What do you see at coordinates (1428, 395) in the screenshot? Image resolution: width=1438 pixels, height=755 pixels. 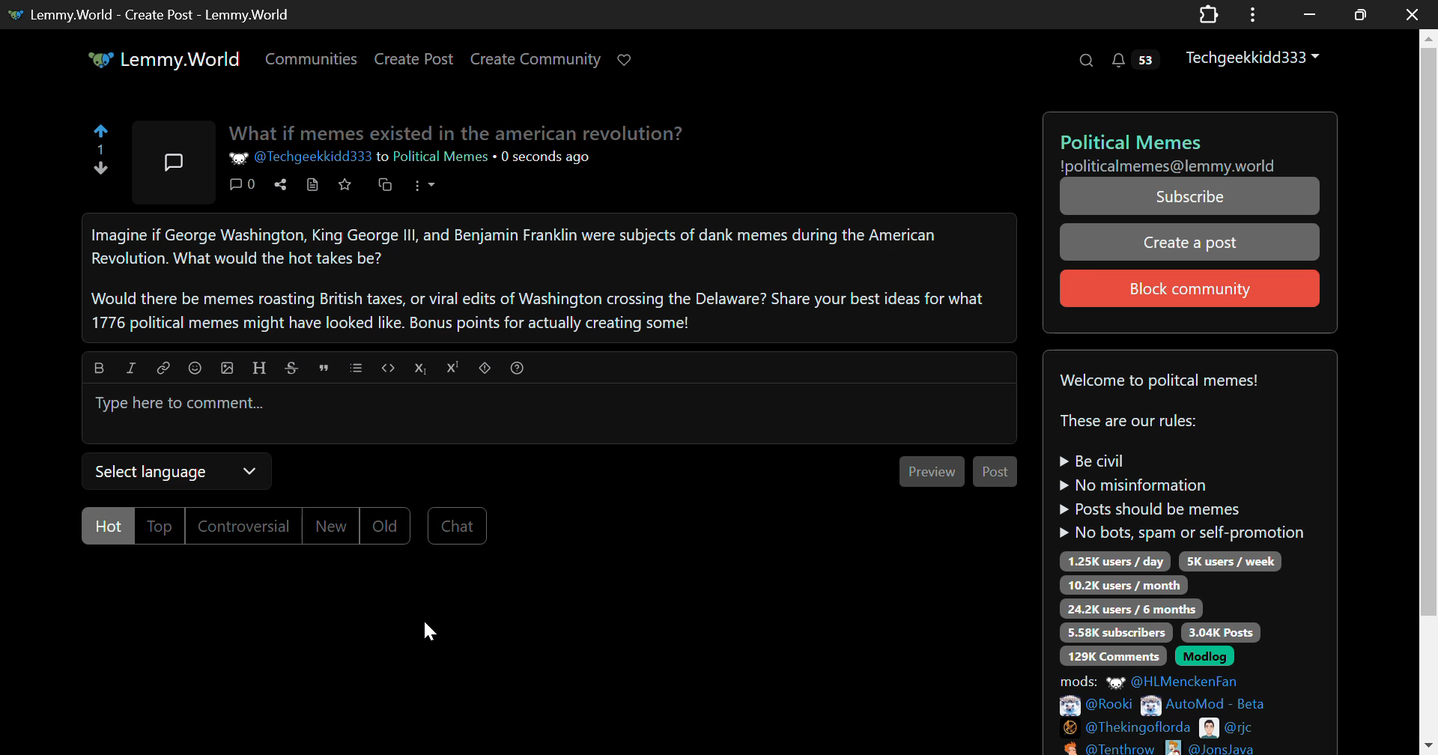 I see `Vertical Scroll Bar` at bounding box center [1428, 395].